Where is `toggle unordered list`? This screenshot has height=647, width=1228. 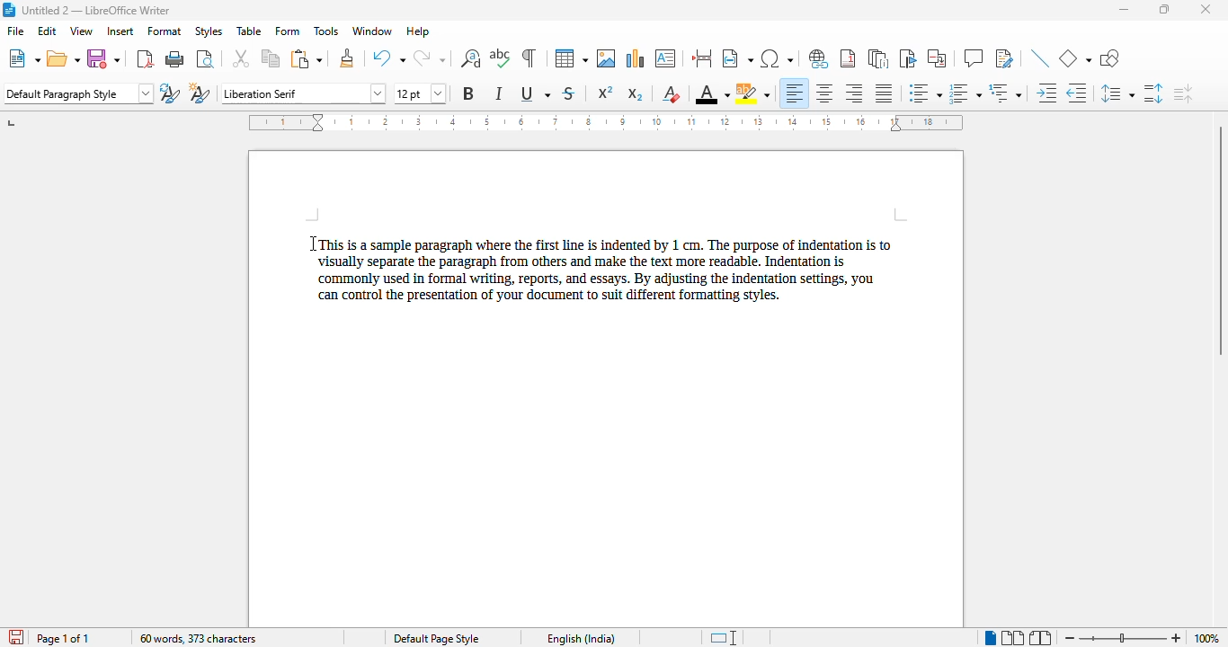
toggle unordered list is located at coordinates (926, 93).